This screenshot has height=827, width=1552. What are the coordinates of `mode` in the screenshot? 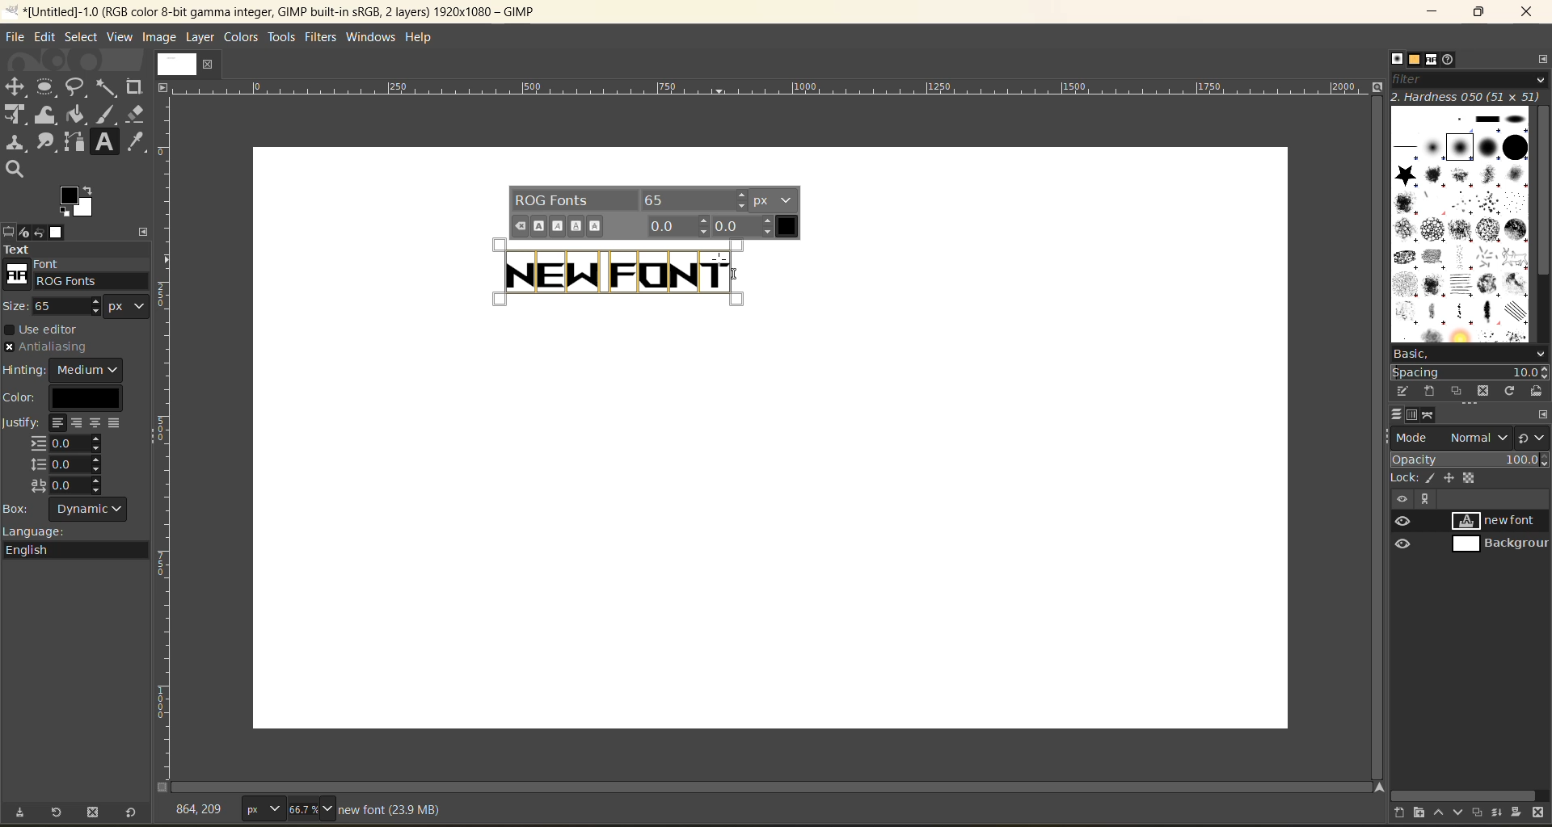 It's located at (1453, 439).